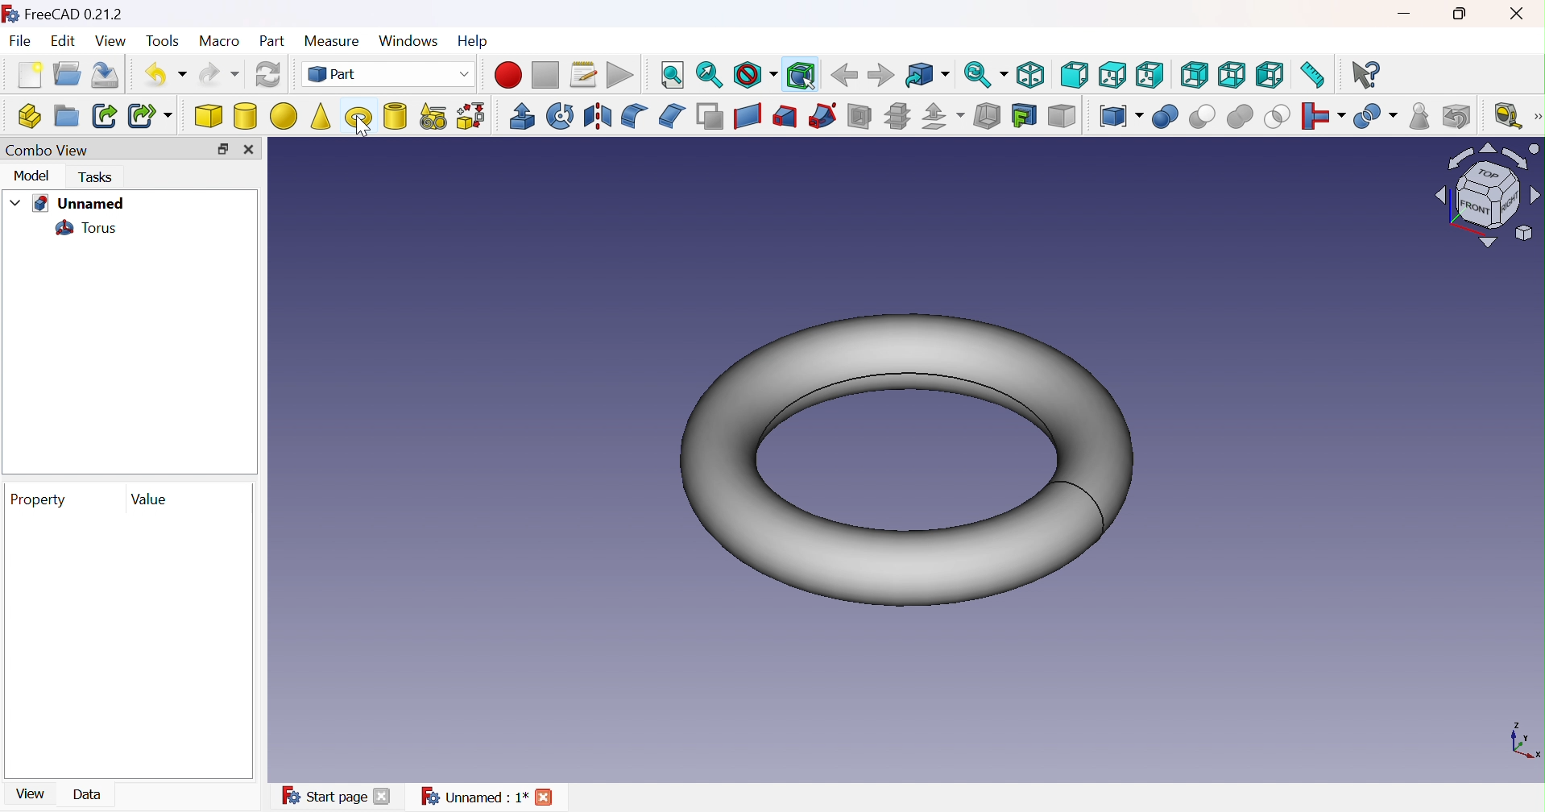 Image resolution: width=1545 pixels, height=812 pixels. What do you see at coordinates (28, 115) in the screenshot?
I see `Create part` at bounding box center [28, 115].